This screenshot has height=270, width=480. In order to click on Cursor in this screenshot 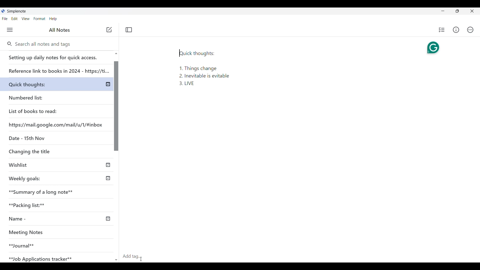, I will do `click(141, 259)`.